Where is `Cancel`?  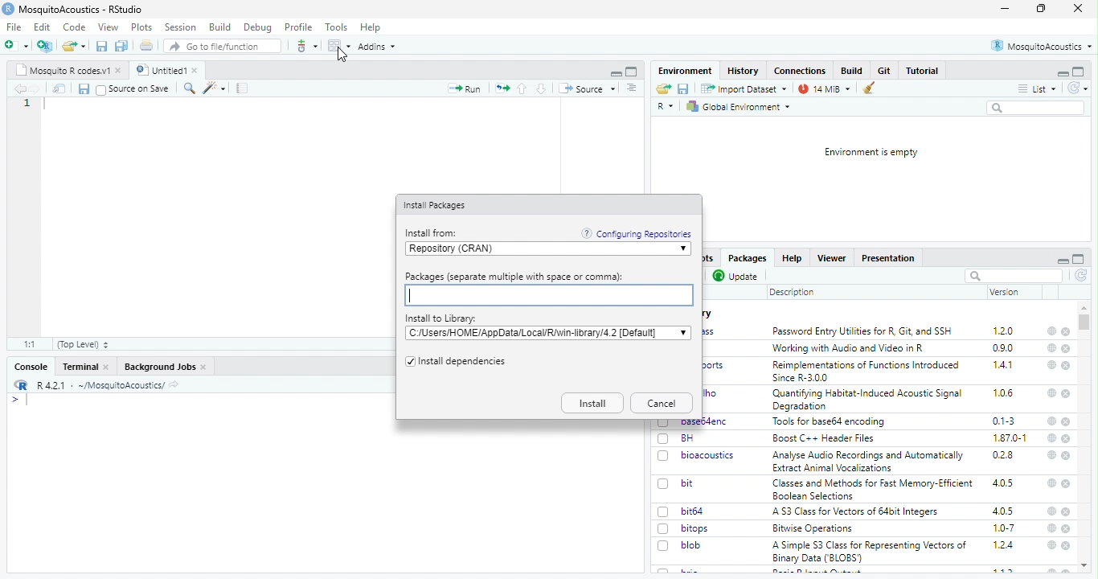 Cancel is located at coordinates (662, 403).